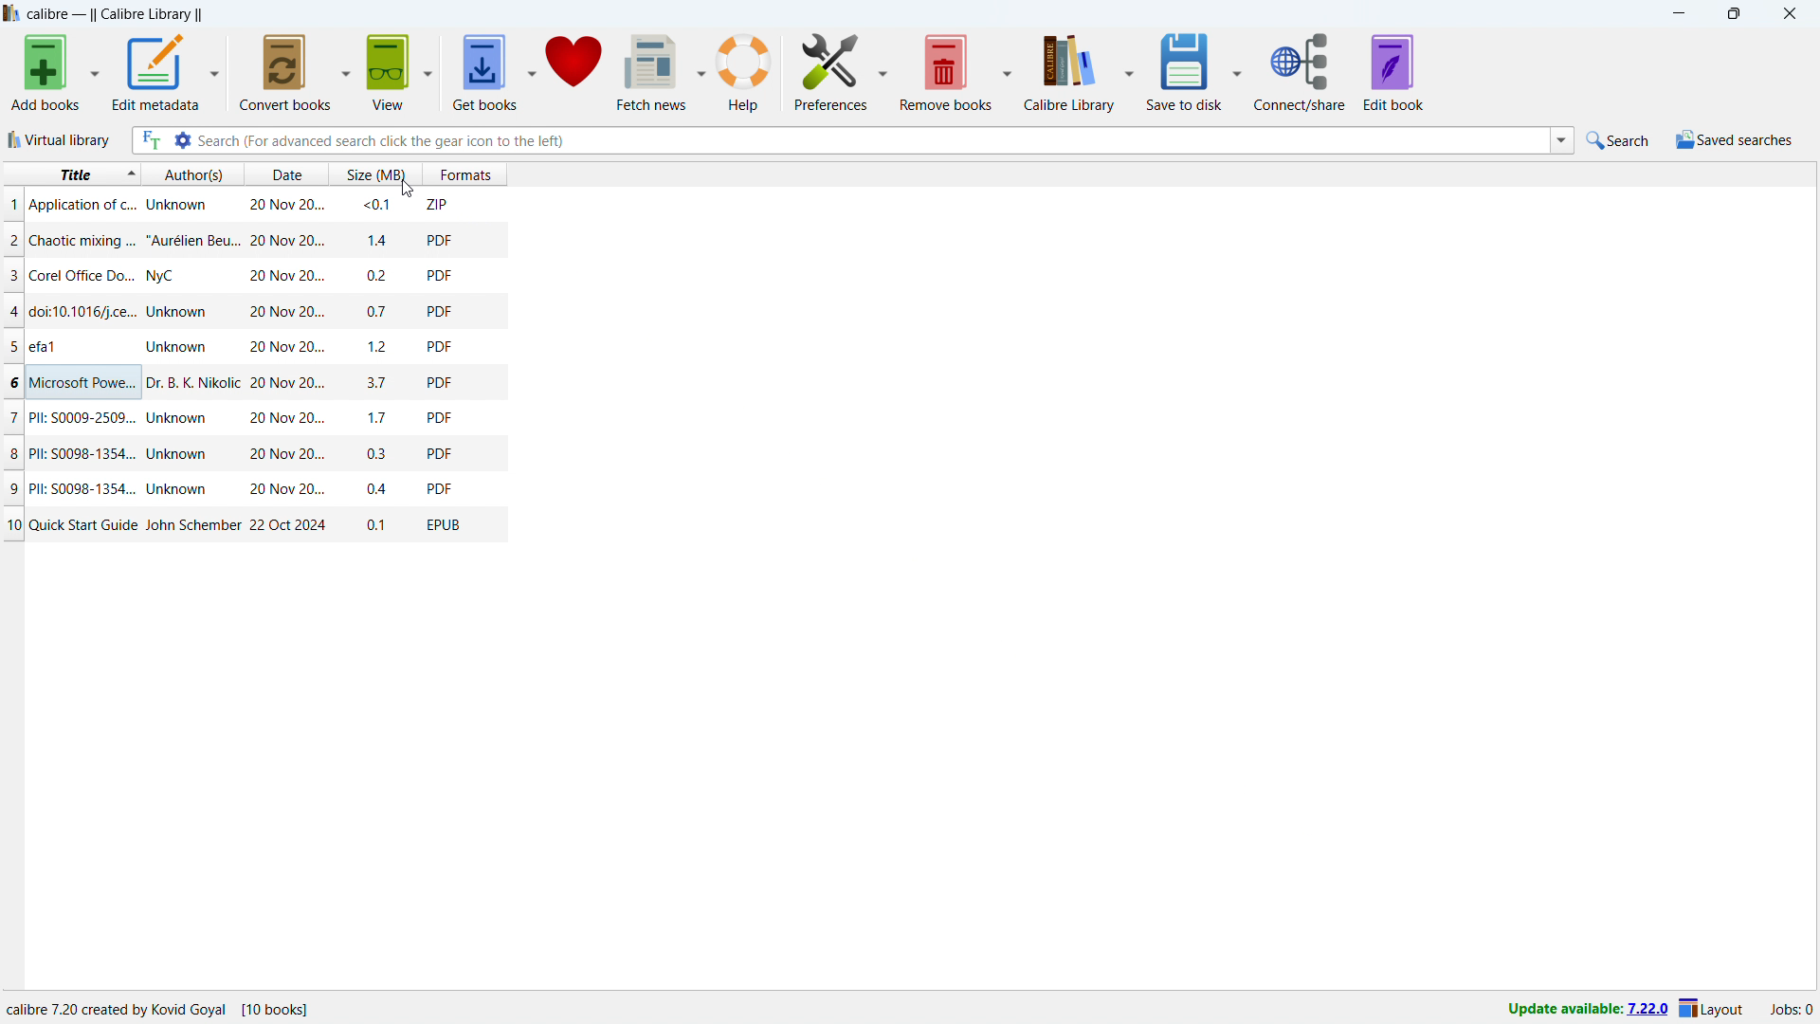  Describe the element at coordinates (574, 71) in the screenshot. I see `donate to calibre` at that location.